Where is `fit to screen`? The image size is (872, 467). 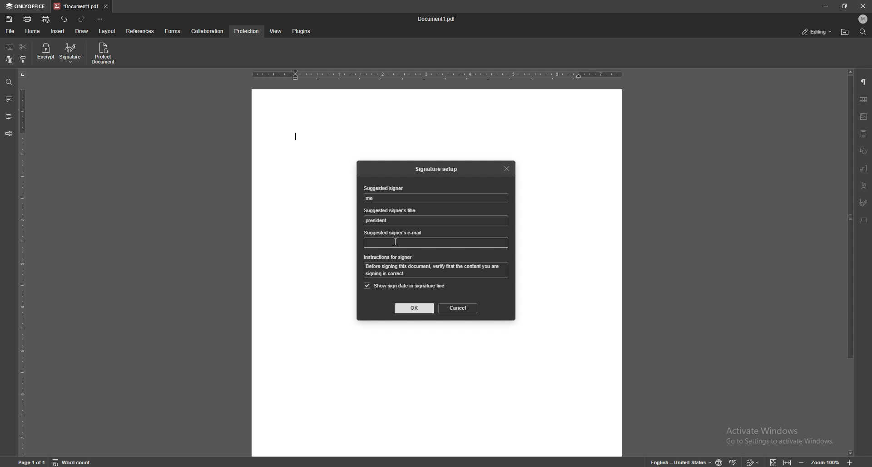
fit to screen is located at coordinates (771, 461).